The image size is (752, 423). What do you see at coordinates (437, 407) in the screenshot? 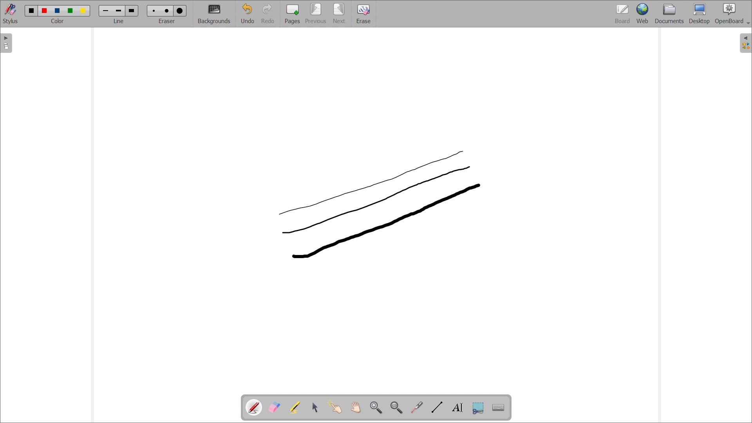
I see `draw lines` at bounding box center [437, 407].